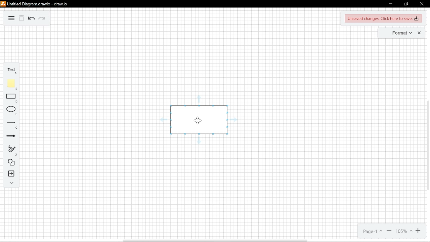  Describe the element at coordinates (13, 84) in the screenshot. I see `note` at that location.